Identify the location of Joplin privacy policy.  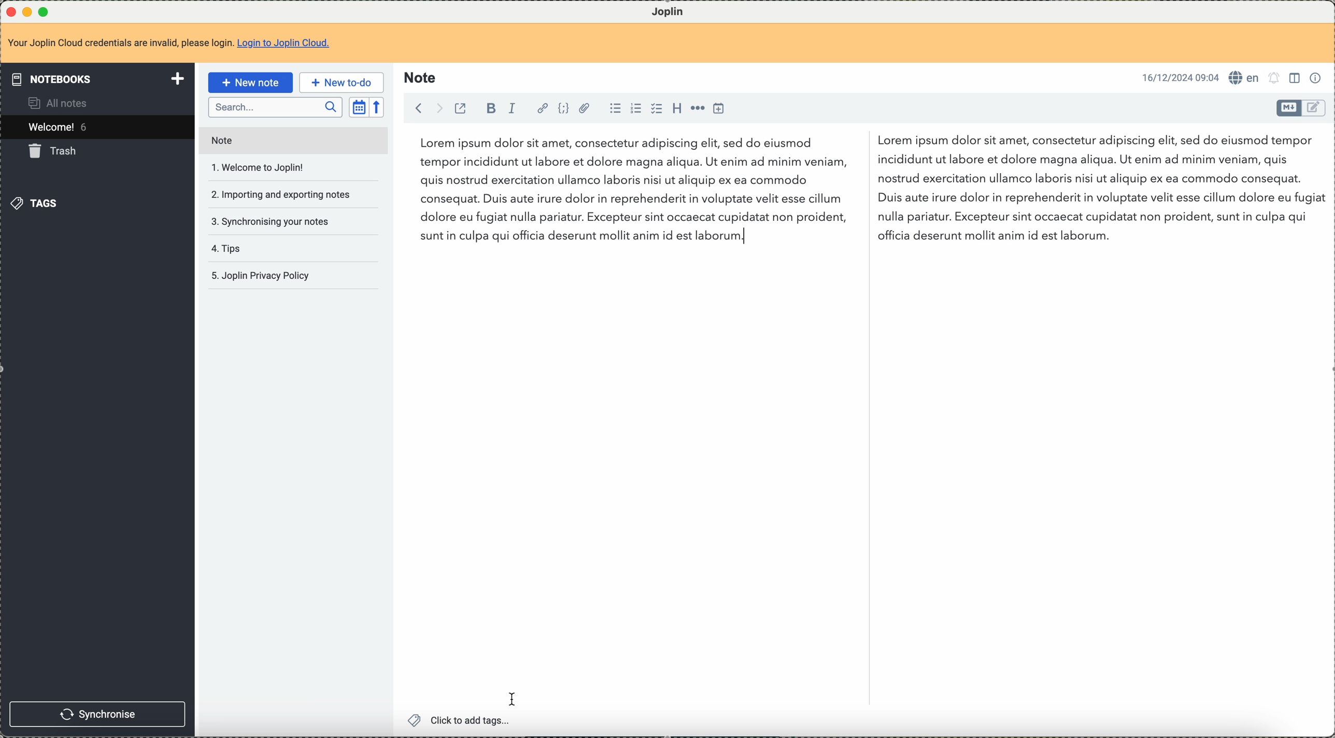
(262, 275).